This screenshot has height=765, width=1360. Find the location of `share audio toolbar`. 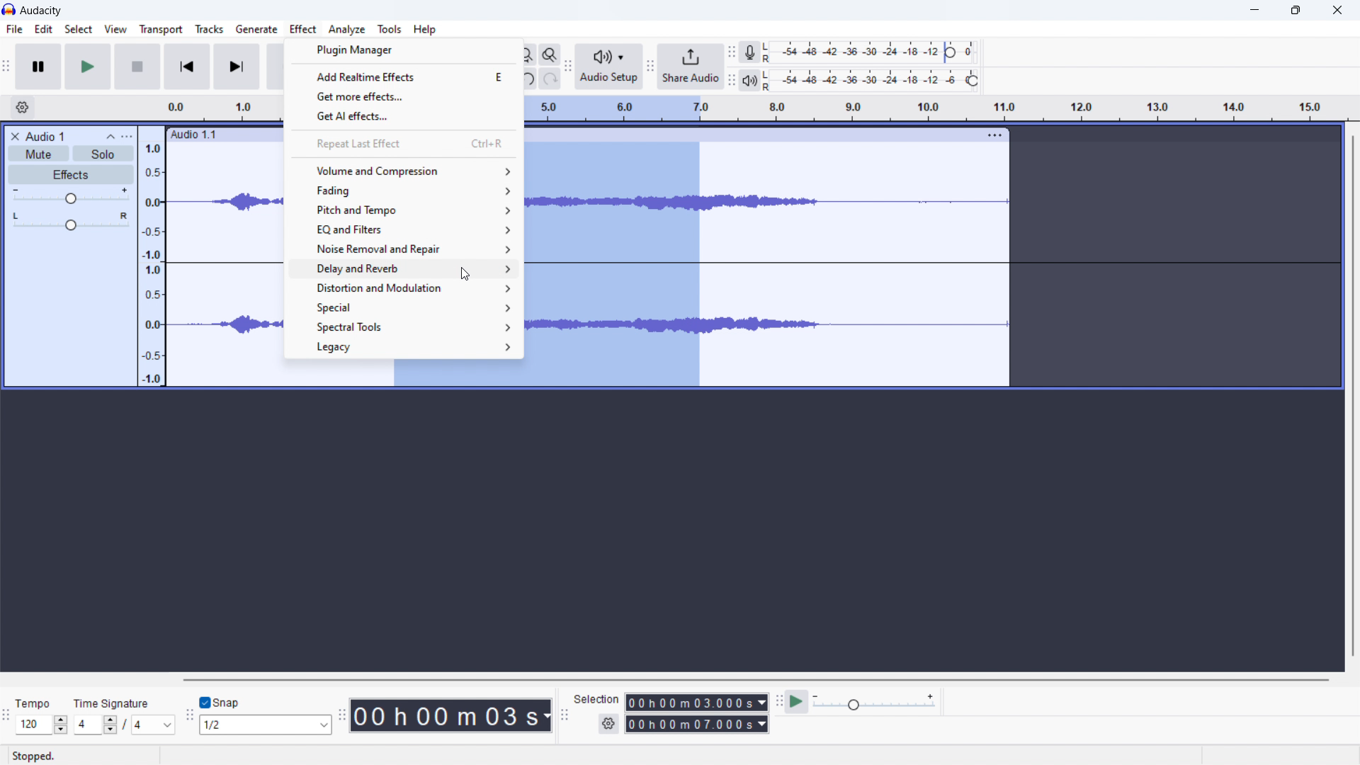

share audio toolbar is located at coordinates (650, 68).